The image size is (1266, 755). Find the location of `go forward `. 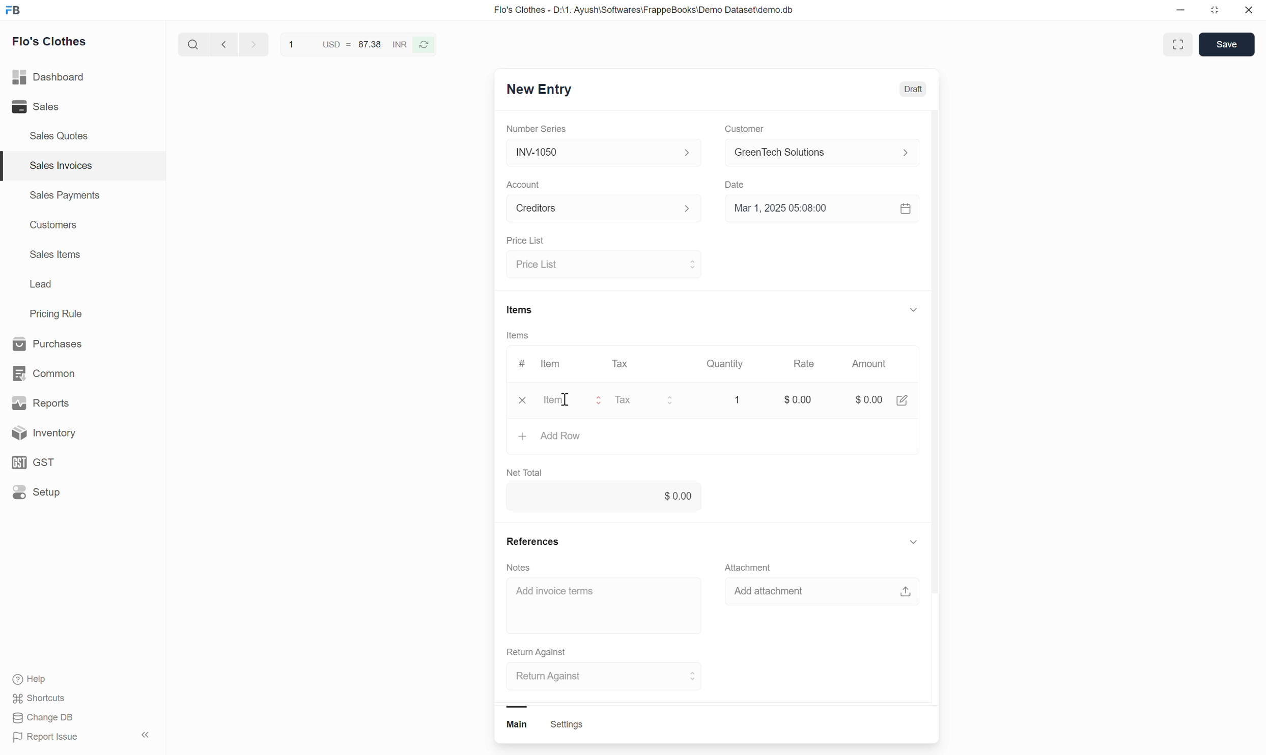

go forward  is located at coordinates (251, 46).